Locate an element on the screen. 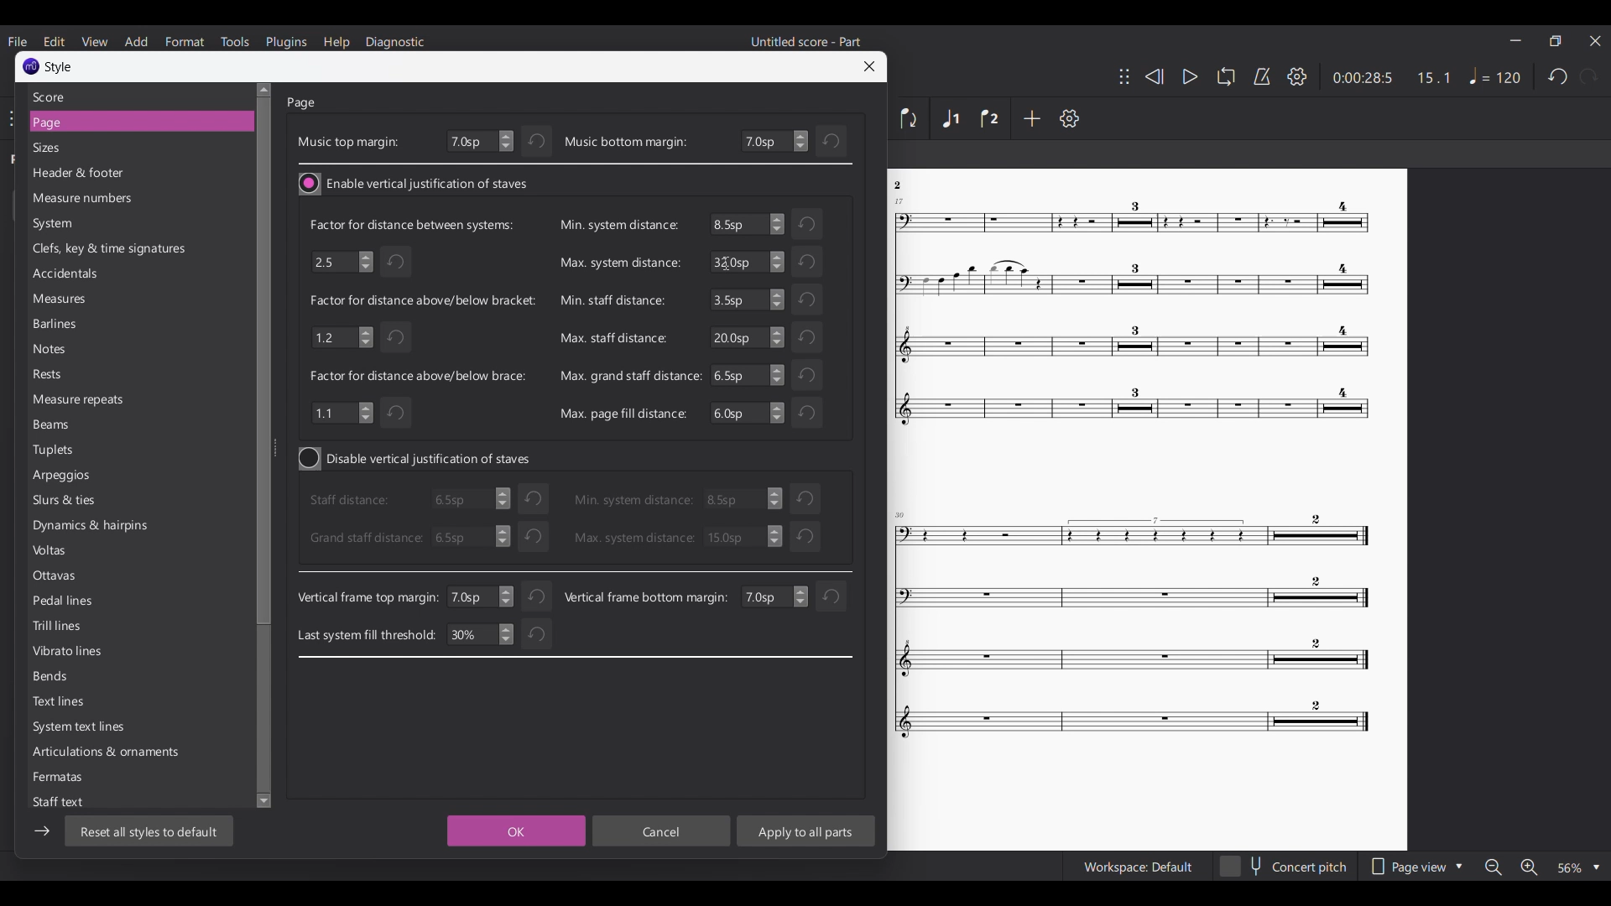  Help menu is located at coordinates (336, 43).